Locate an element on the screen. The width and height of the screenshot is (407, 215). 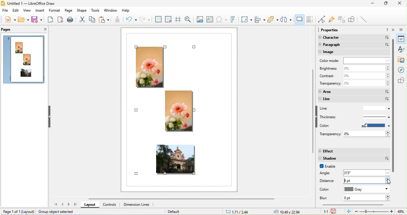
color is located at coordinates (327, 189).